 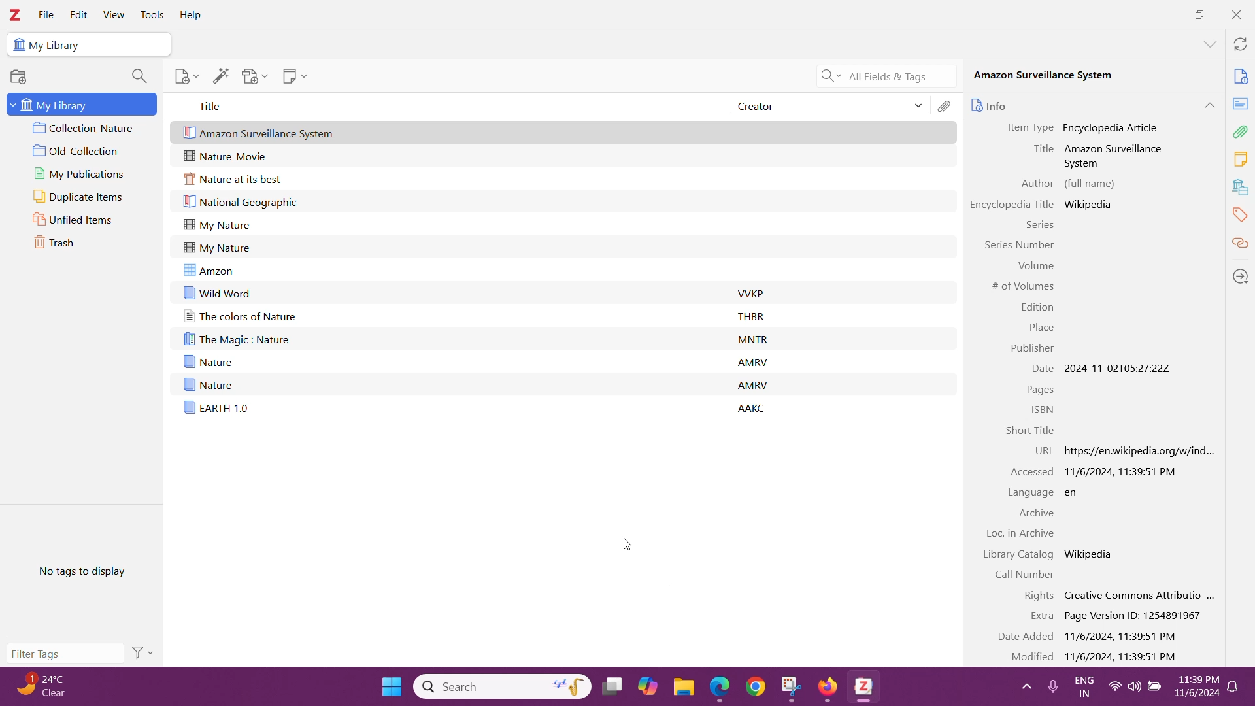 I want to click on Webpage modified date and time, so click(x=1122, y=656).